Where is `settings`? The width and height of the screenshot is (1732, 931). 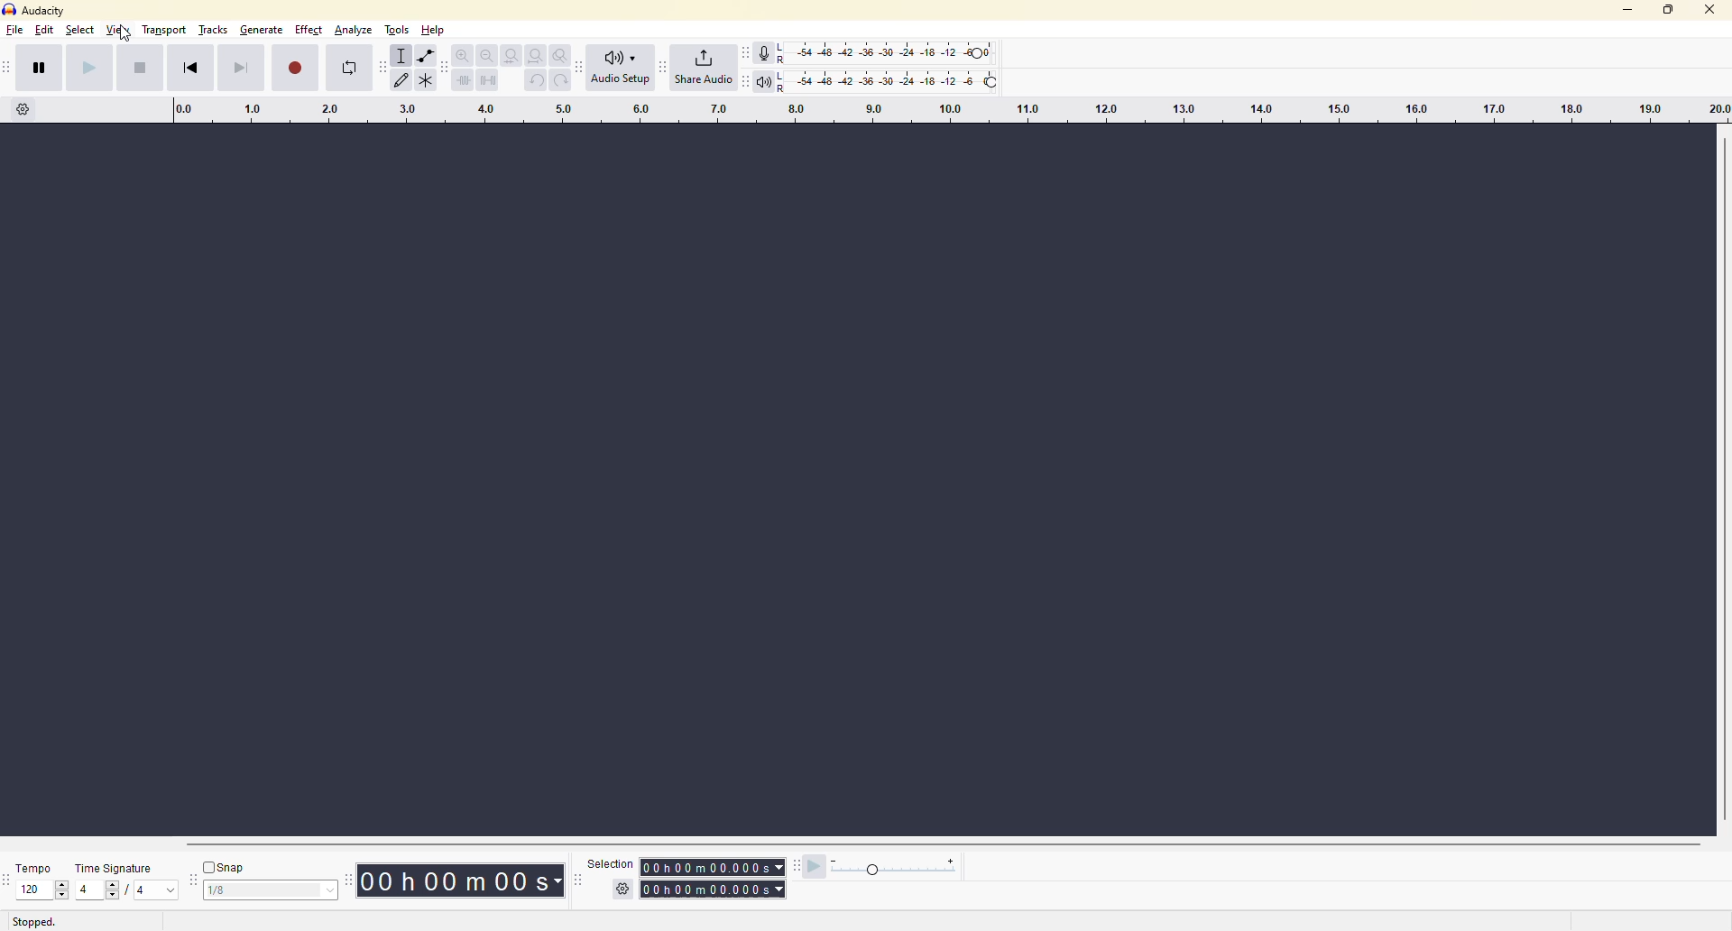 settings is located at coordinates (625, 889).